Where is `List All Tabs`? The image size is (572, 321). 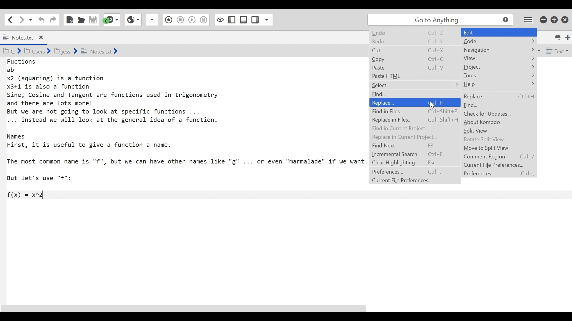
List All Tabs is located at coordinates (558, 37).